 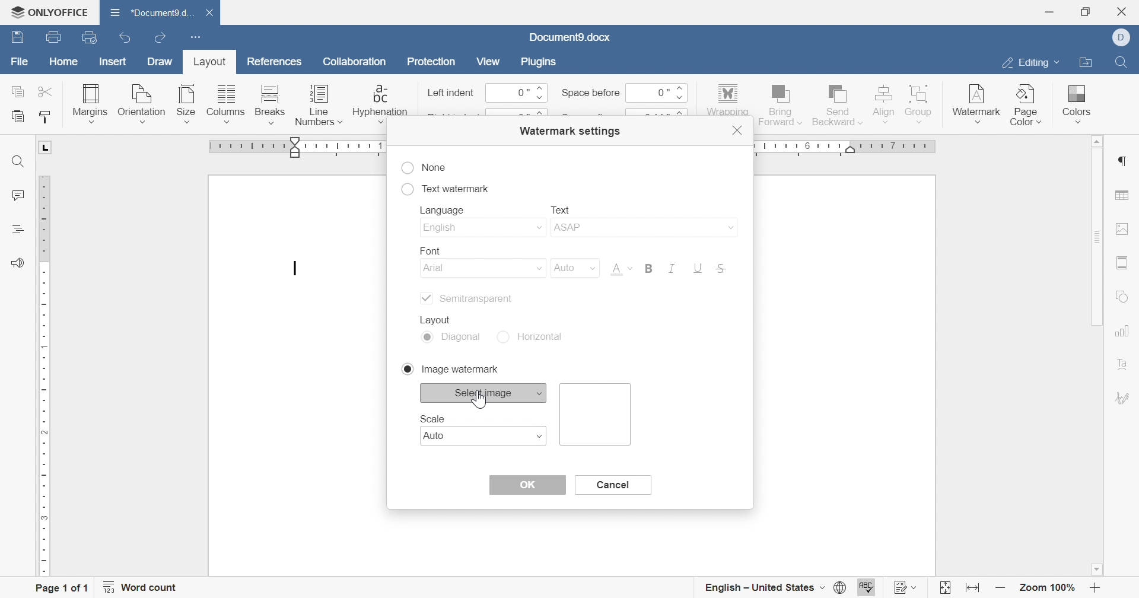 What do you see at coordinates (944, 590) in the screenshot?
I see `fit to page` at bounding box center [944, 590].